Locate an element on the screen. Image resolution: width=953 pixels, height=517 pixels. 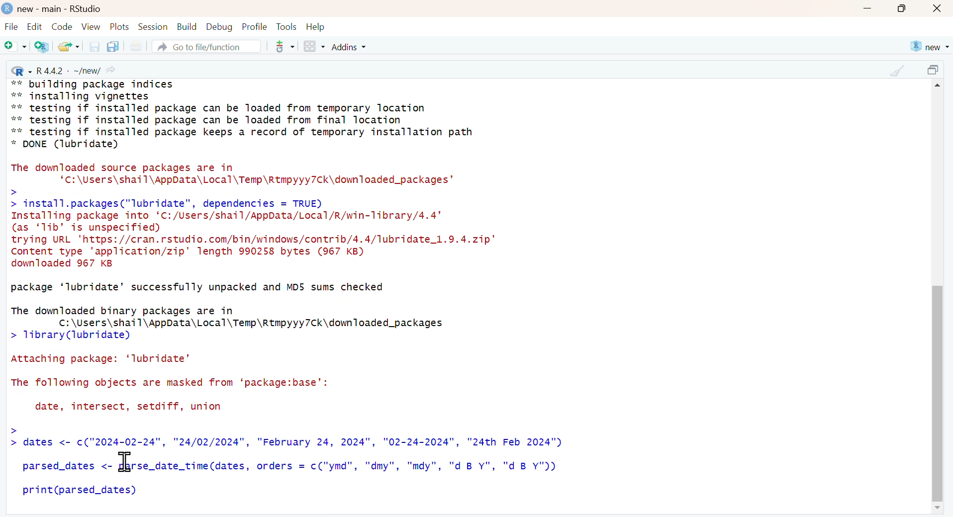
Go to file/function is located at coordinates (205, 46).